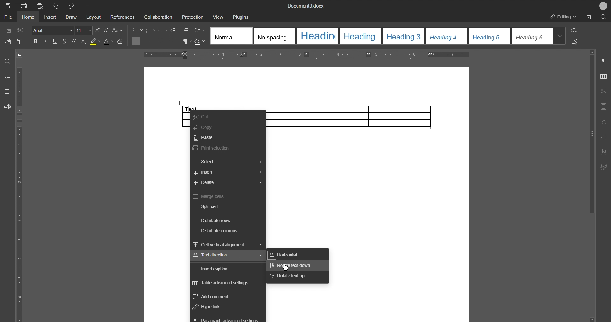  Describe the element at coordinates (8, 31) in the screenshot. I see `Copy` at that location.